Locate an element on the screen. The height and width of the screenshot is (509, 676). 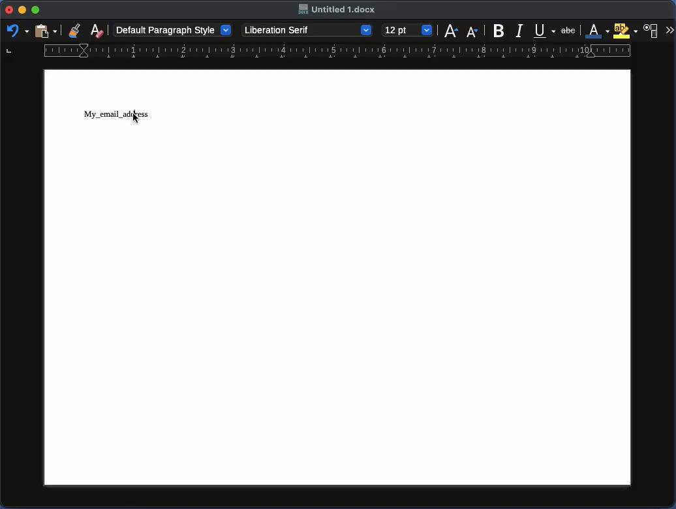
abc is located at coordinates (570, 31).